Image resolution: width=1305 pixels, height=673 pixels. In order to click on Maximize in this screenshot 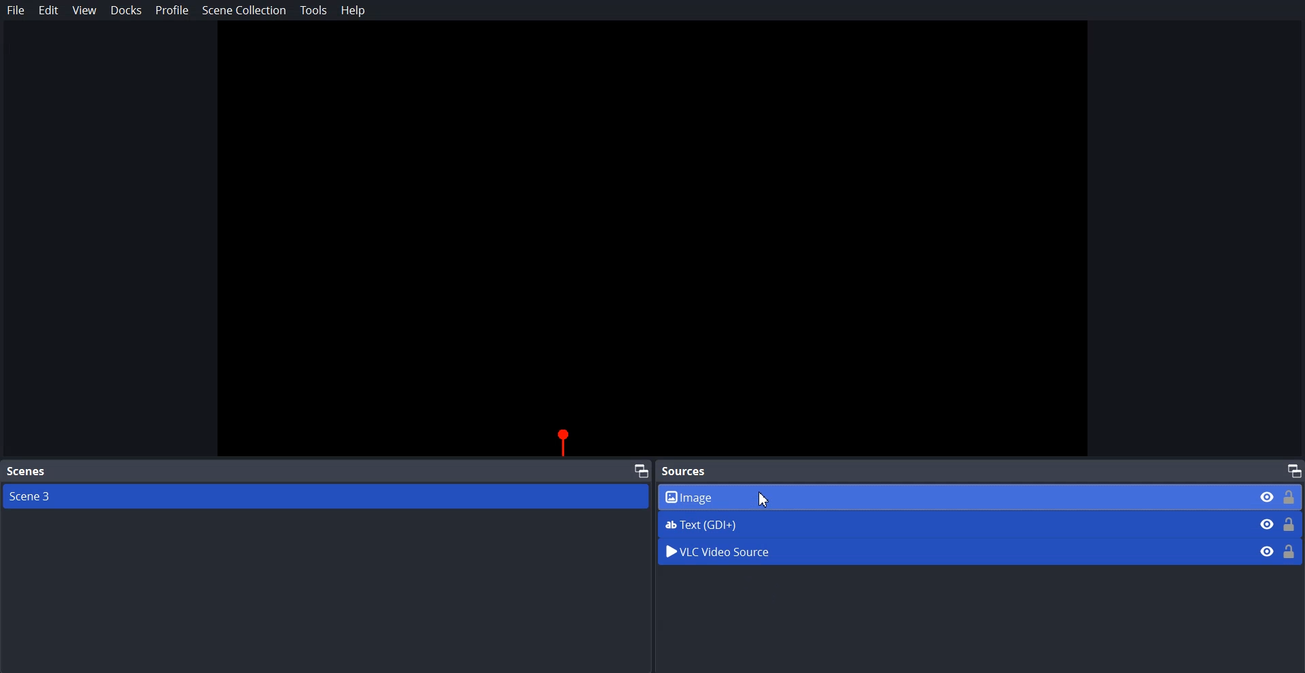, I will do `click(642, 470)`.